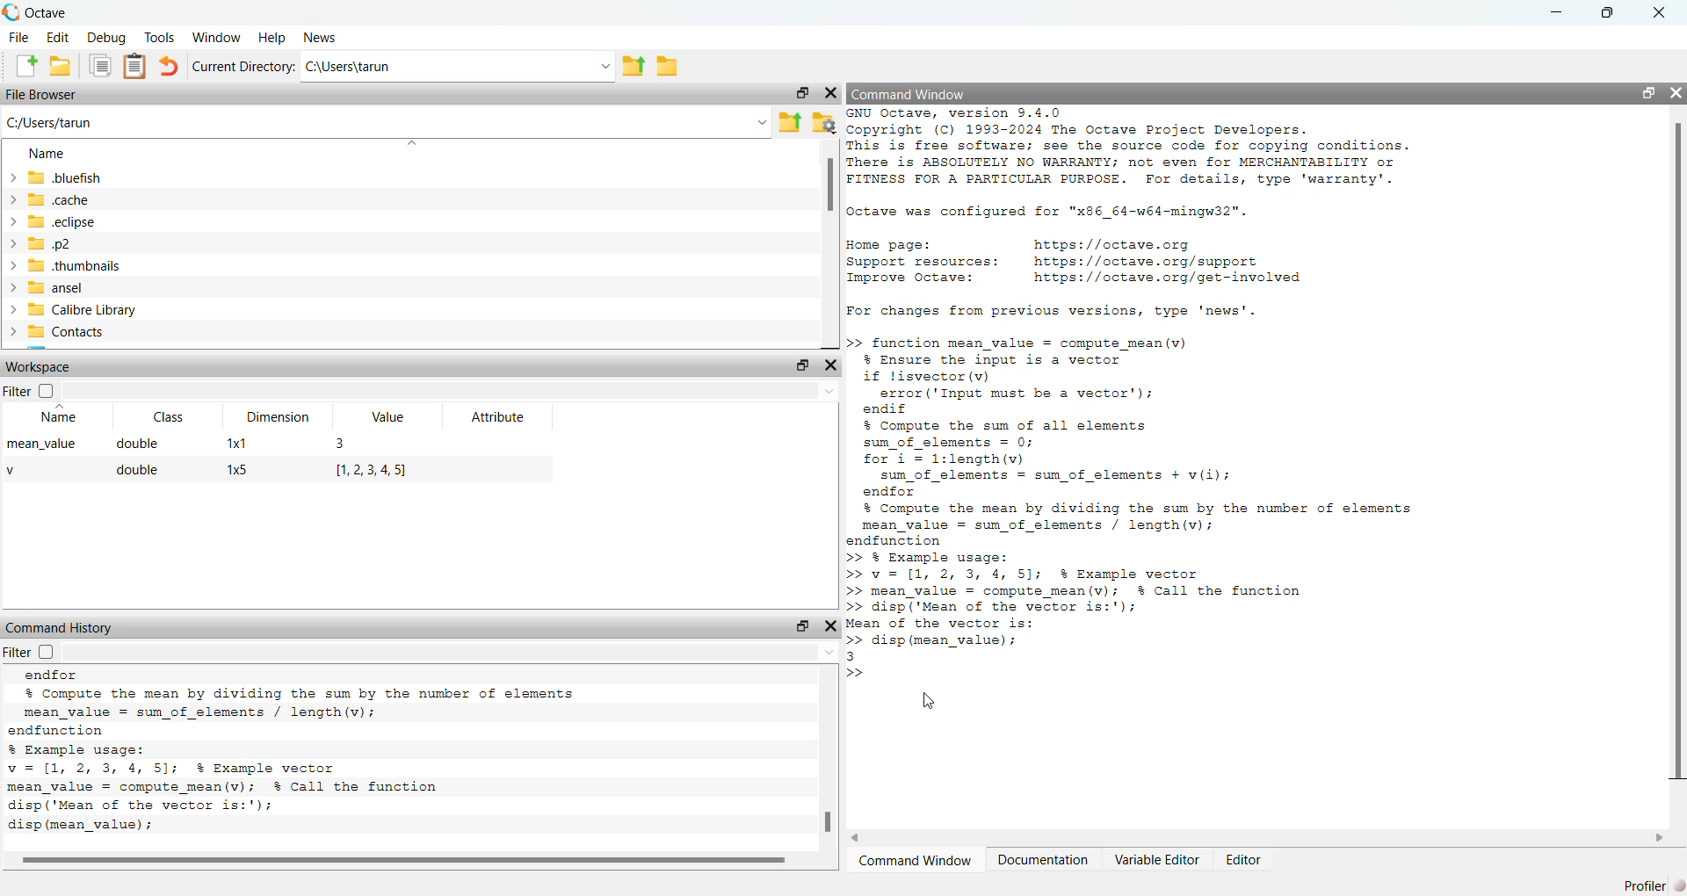 This screenshot has height=896, width=1687. Describe the element at coordinates (1679, 447) in the screenshot. I see `scroll  bar` at that location.